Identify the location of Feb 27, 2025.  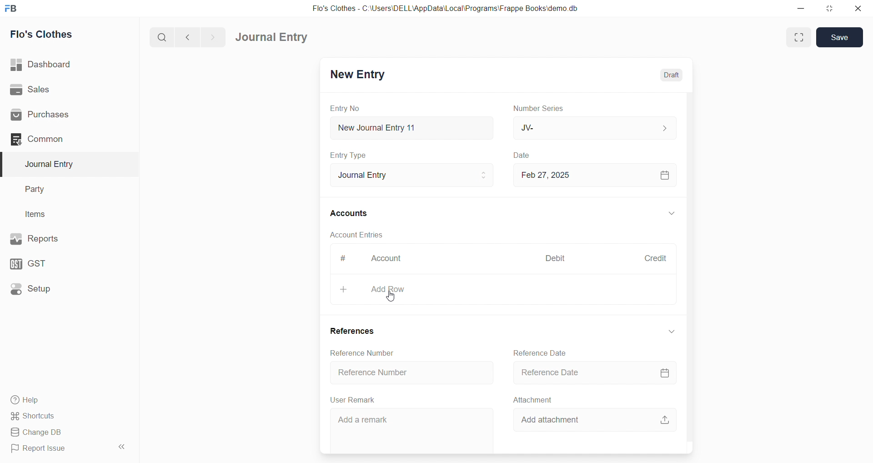
(594, 175).